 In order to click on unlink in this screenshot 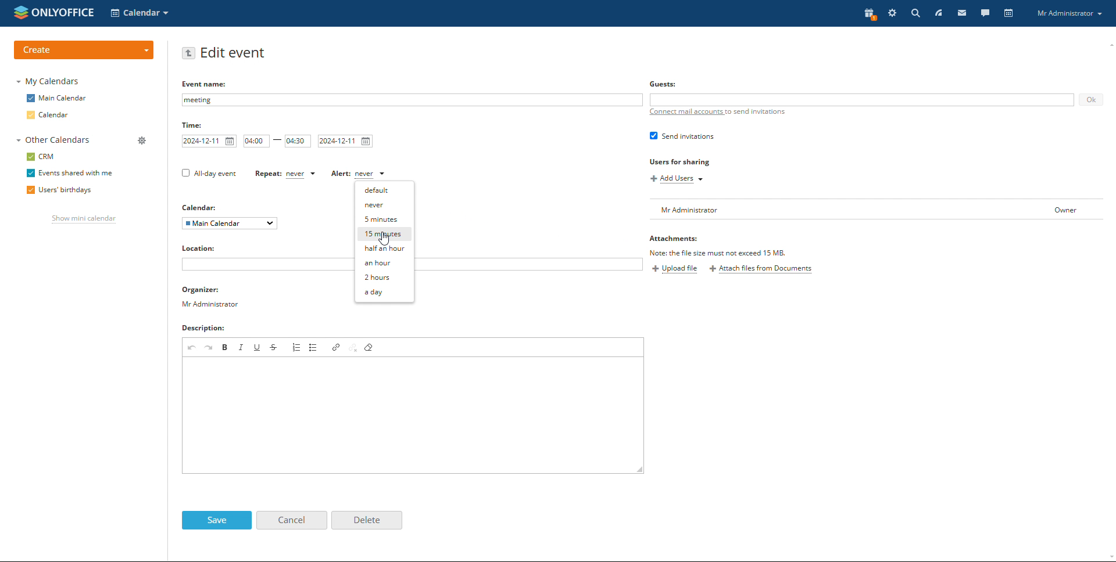, I will do `click(353, 348)`.